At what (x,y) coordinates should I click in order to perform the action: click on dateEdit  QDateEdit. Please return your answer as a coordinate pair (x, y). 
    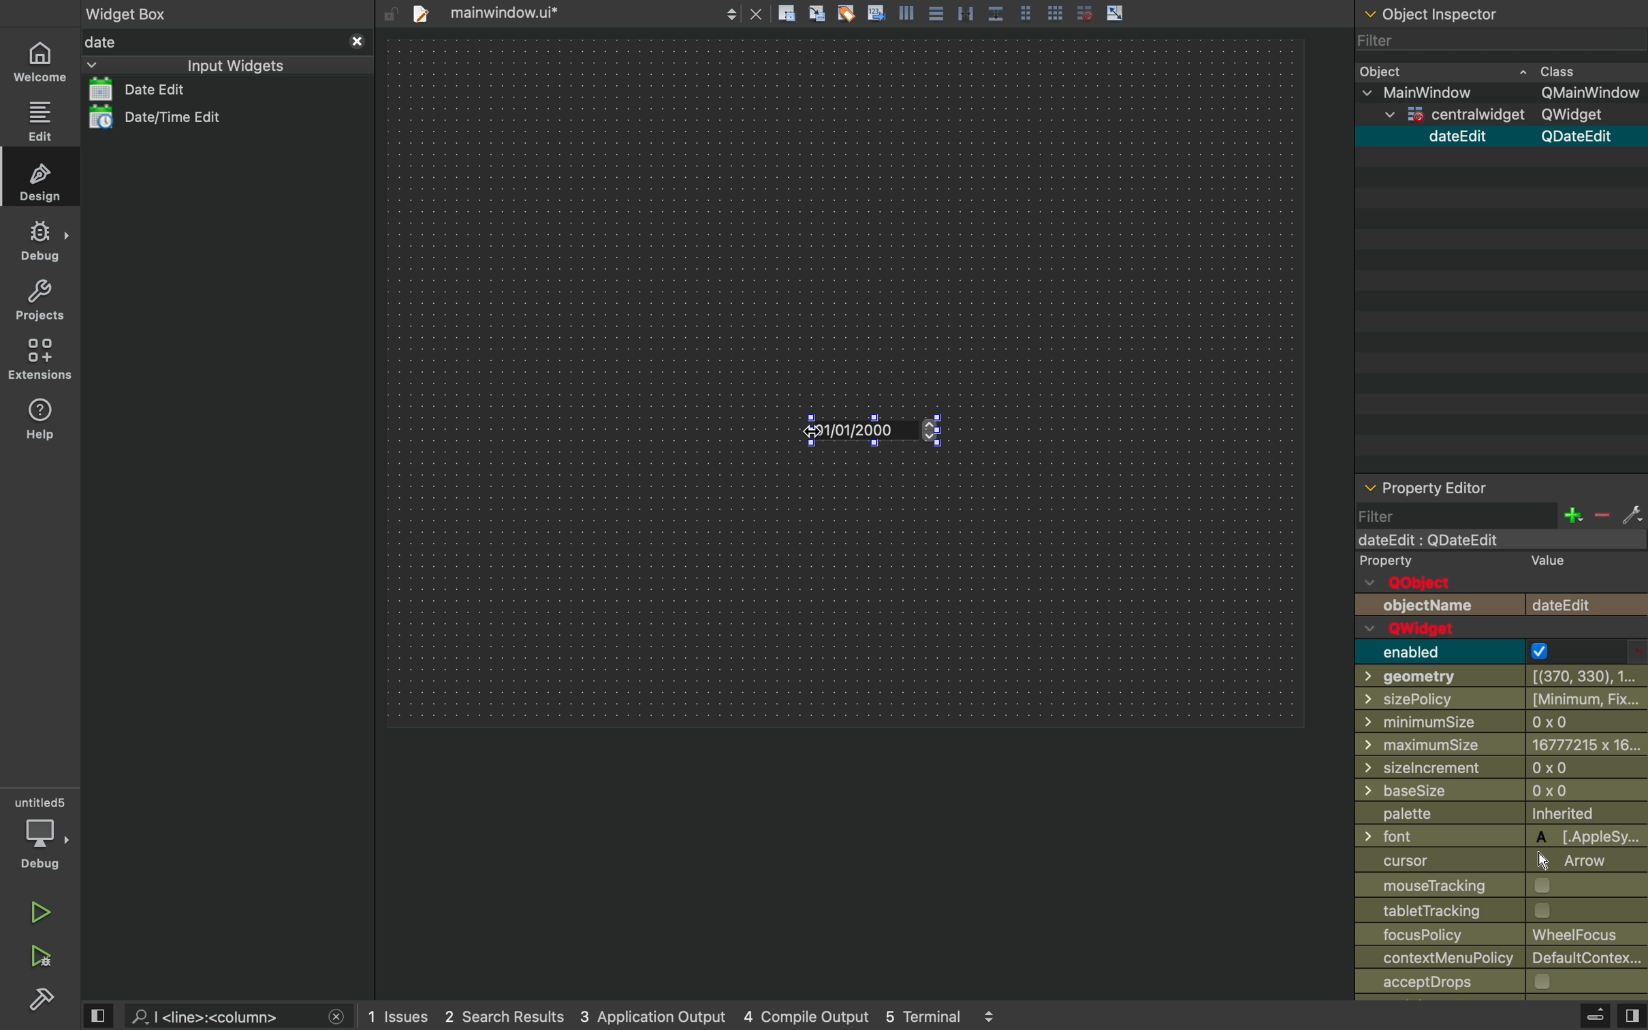
    Looking at the image, I should click on (1523, 136).